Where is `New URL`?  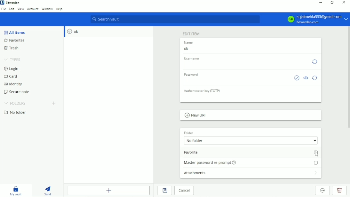 New URL is located at coordinates (197, 116).